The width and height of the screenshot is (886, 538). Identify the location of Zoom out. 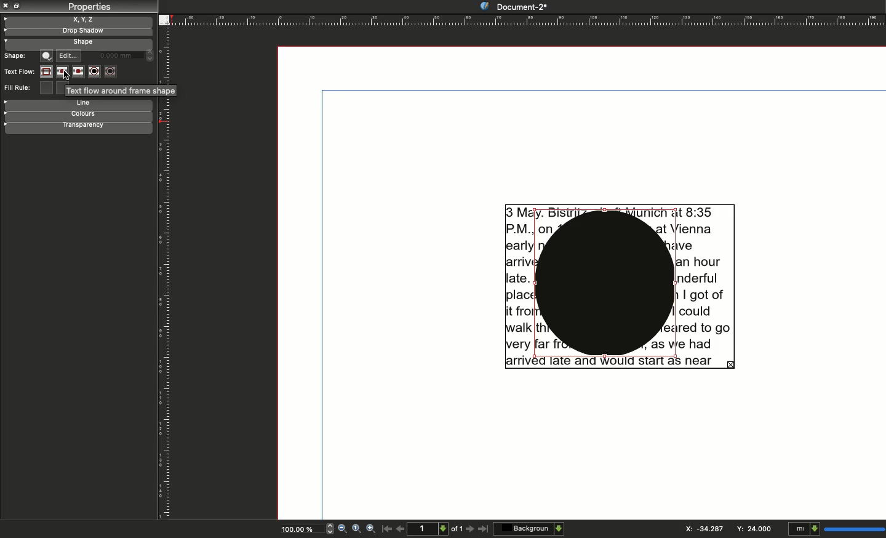
(343, 528).